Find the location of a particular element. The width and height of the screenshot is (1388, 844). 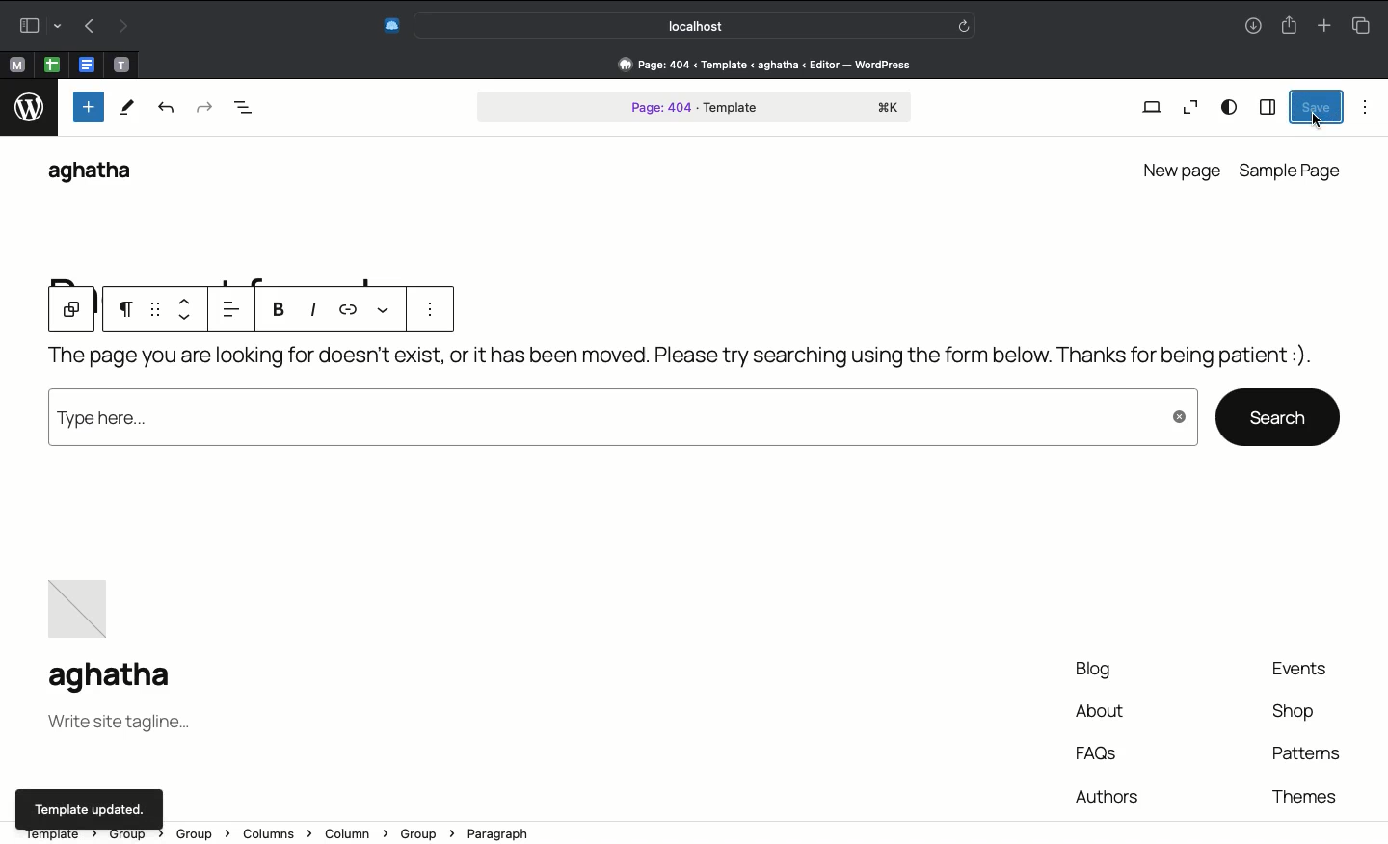

WordPress name is located at coordinates (99, 173).